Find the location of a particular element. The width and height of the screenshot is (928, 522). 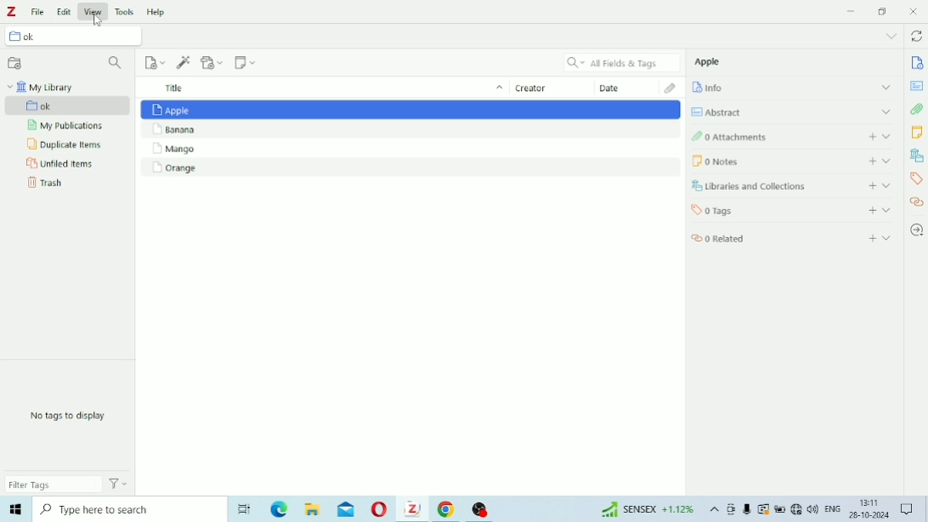

File is located at coordinates (40, 11).